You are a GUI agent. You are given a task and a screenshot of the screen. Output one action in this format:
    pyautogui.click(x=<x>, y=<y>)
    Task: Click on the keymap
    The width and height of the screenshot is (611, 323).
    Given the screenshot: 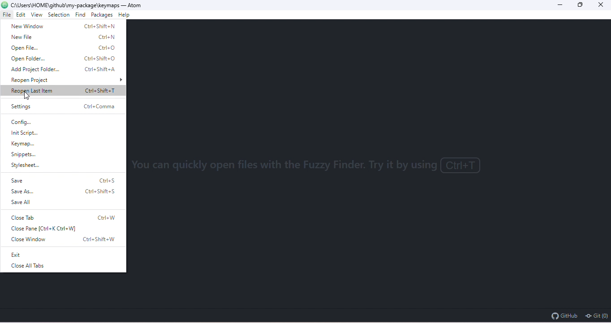 What is the action you would take?
    pyautogui.click(x=34, y=143)
    